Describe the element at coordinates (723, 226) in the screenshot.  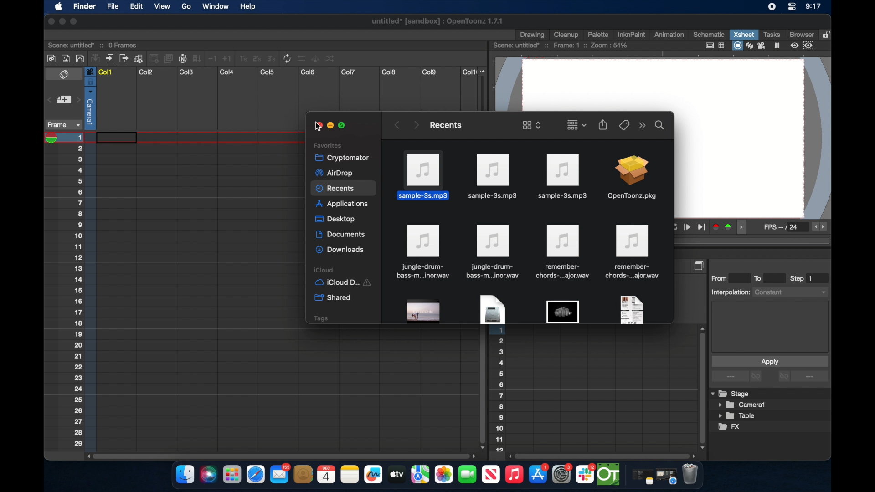
I see `color channels` at that location.